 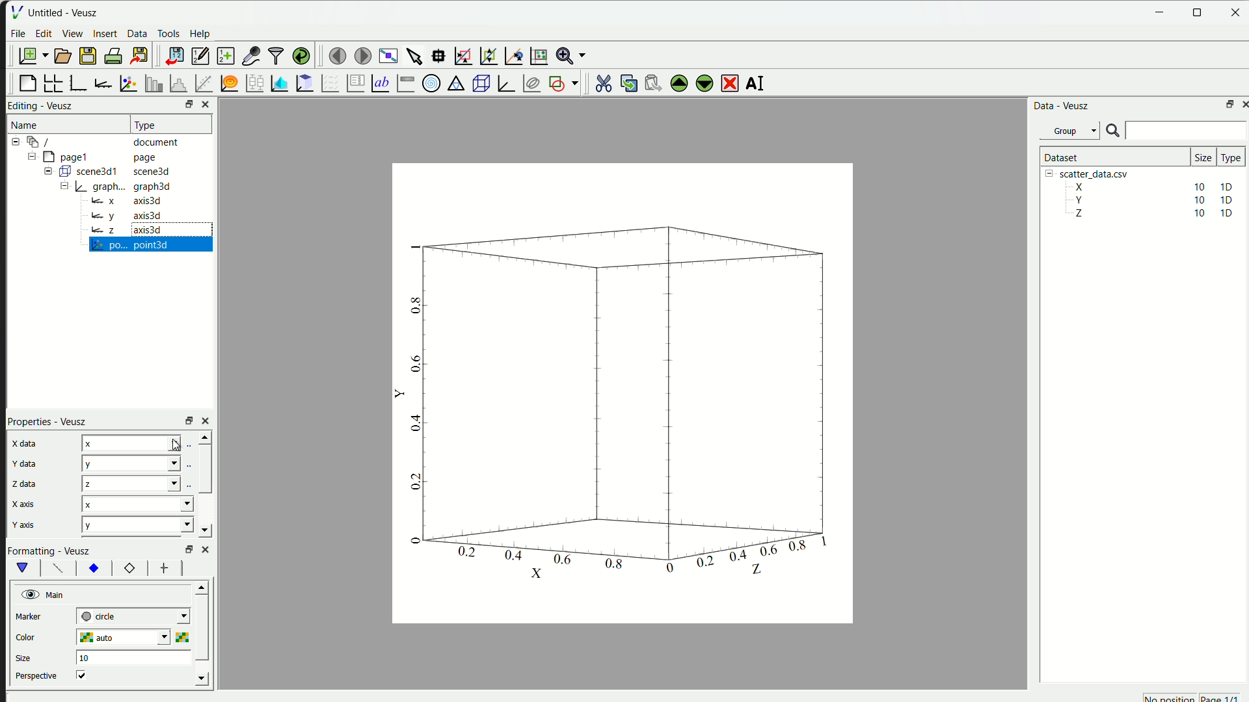 What do you see at coordinates (110, 171) in the screenshot?
I see `= ( scene3d1  scene3d` at bounding box center [110, 171].